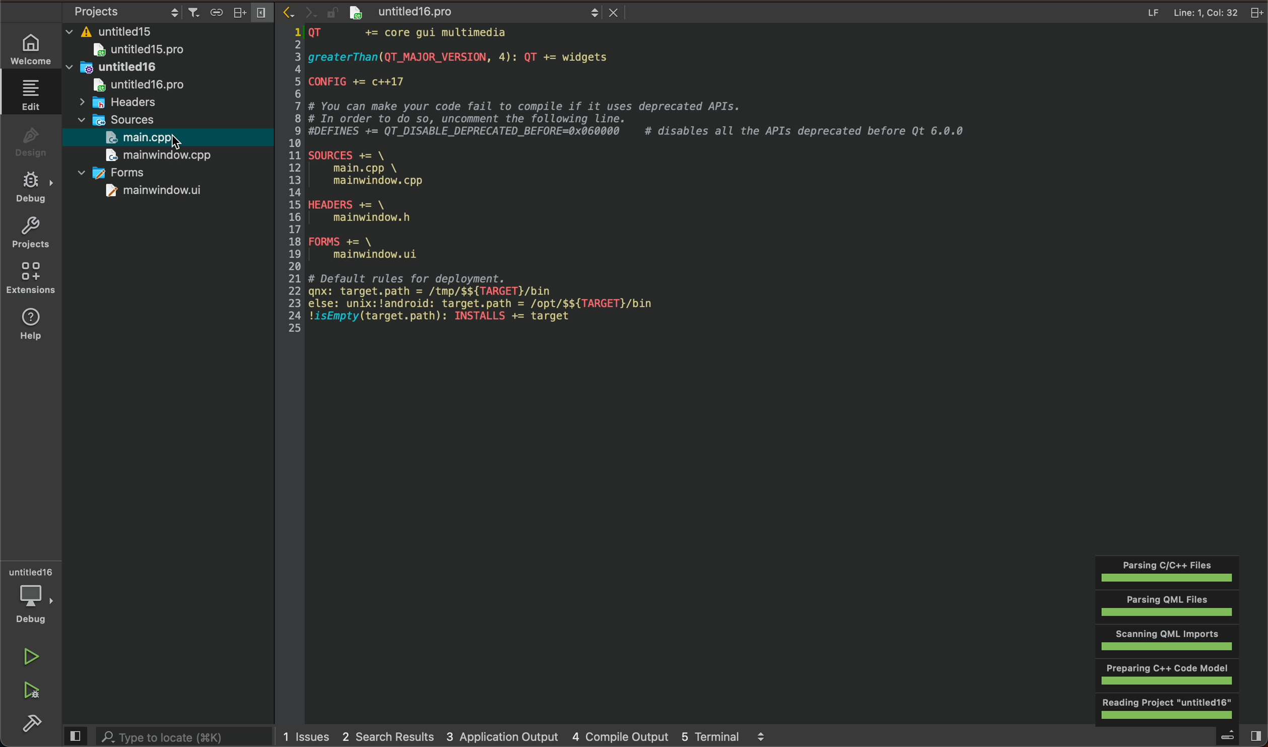  Describe the element at coordinates (34, 657) in the screenshot. I see `run ` at that location.